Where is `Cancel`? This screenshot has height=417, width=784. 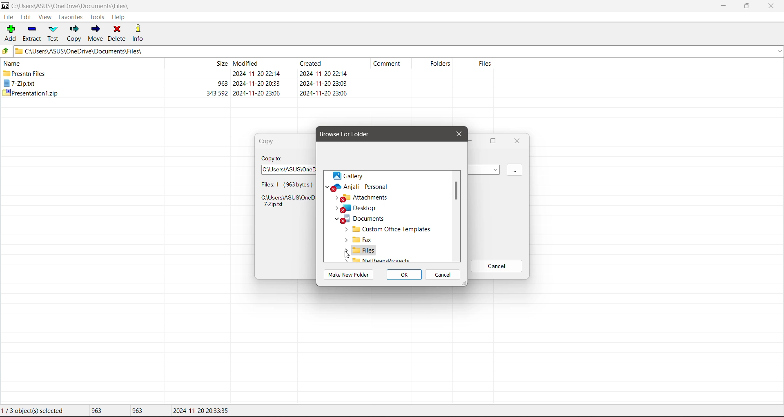
Cancel is located at coordinates (443, 274).